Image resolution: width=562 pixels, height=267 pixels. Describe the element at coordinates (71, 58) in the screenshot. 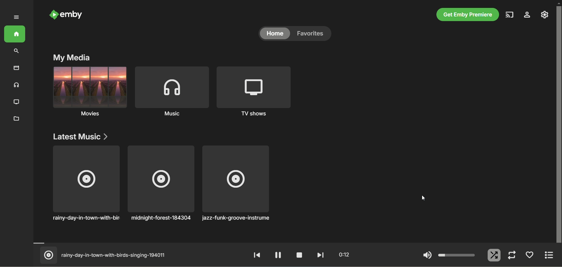

I see `my media` at that location.